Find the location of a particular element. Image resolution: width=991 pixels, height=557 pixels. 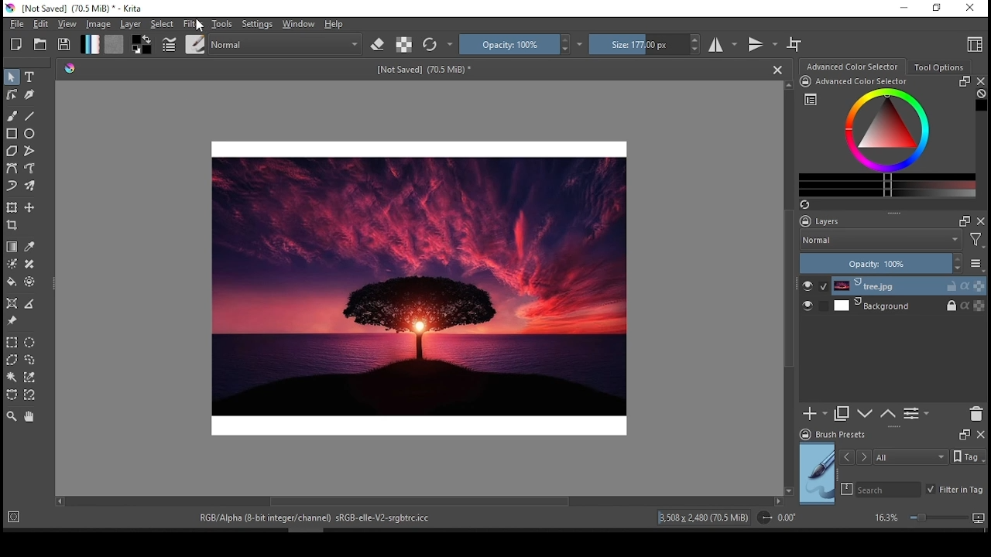

rotation is located at coordinates (777, 518).